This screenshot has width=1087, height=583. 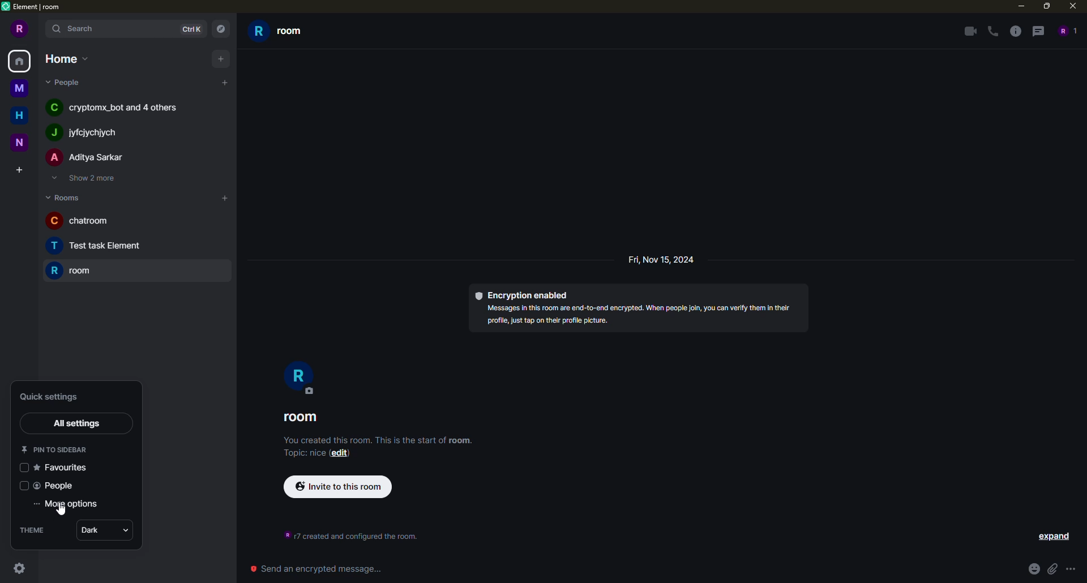 What do you see at coordinates (55, 449) in the screenshot?
I see `pin to sidebar` at bounding box center [55, 449].